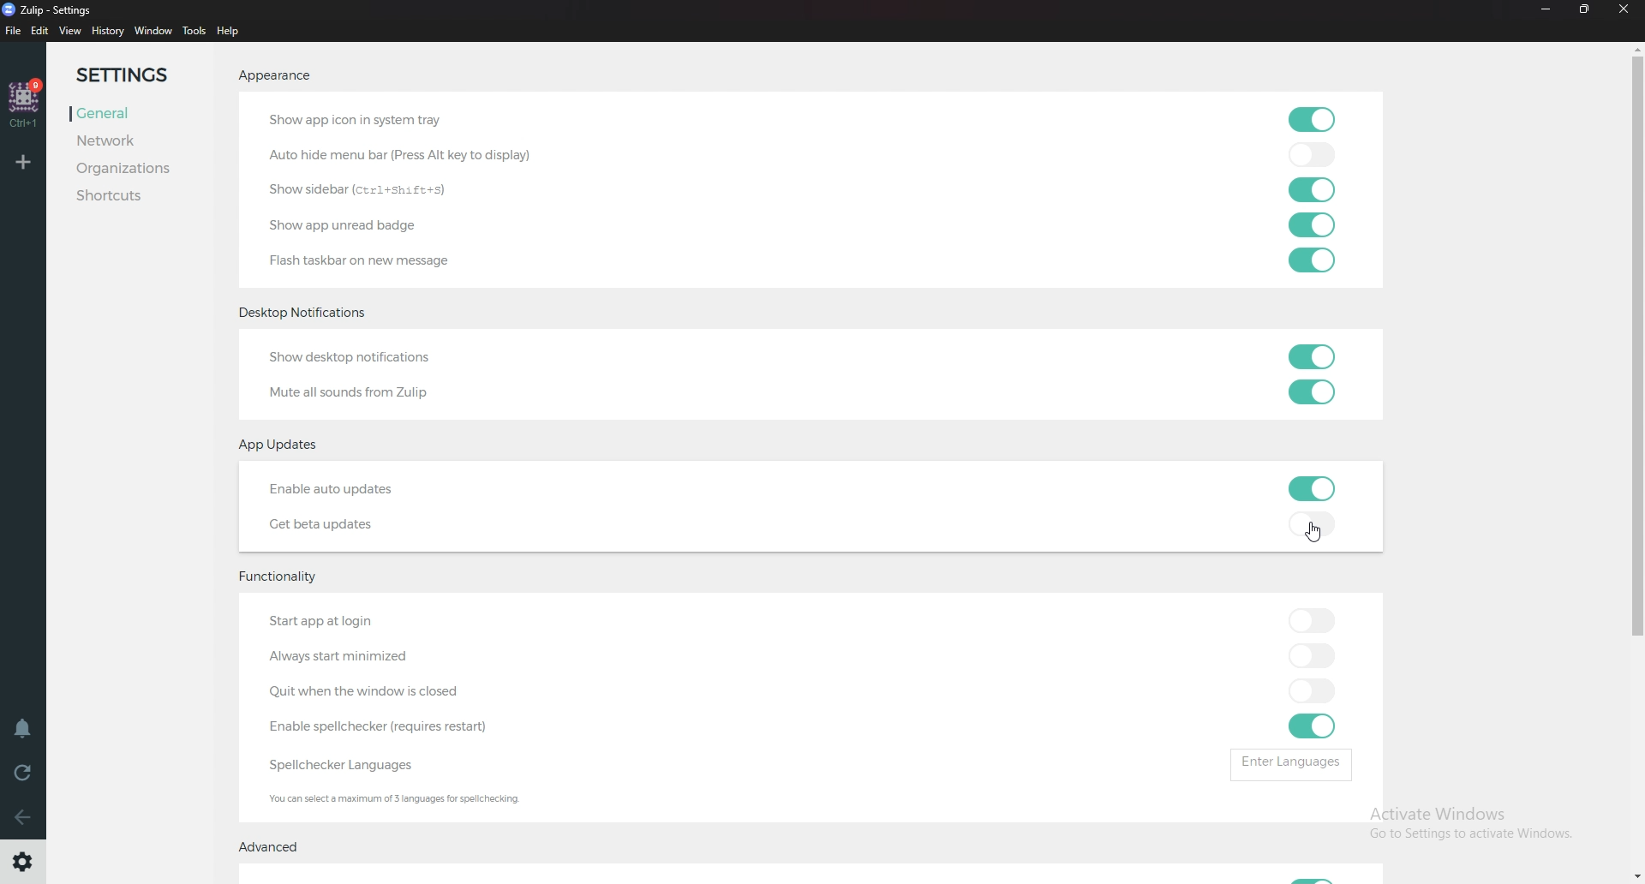 This screenshot has width=1645, height=884. Describe the element at coordinates (1313, 618) in the screenshot. I see `toggle` at that location.